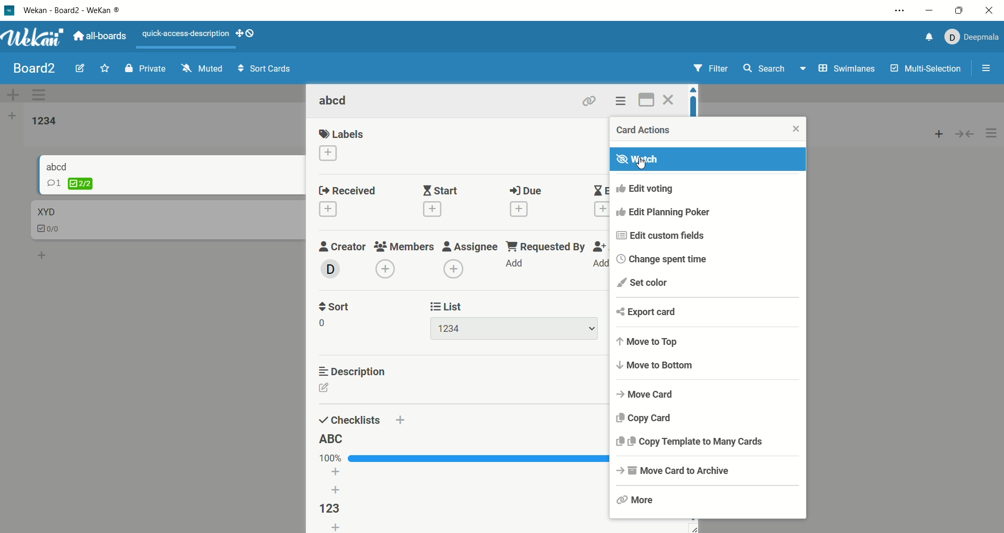  Describe the element at coordinates (41, 120) in the screenshot. I see `list title` at that location.